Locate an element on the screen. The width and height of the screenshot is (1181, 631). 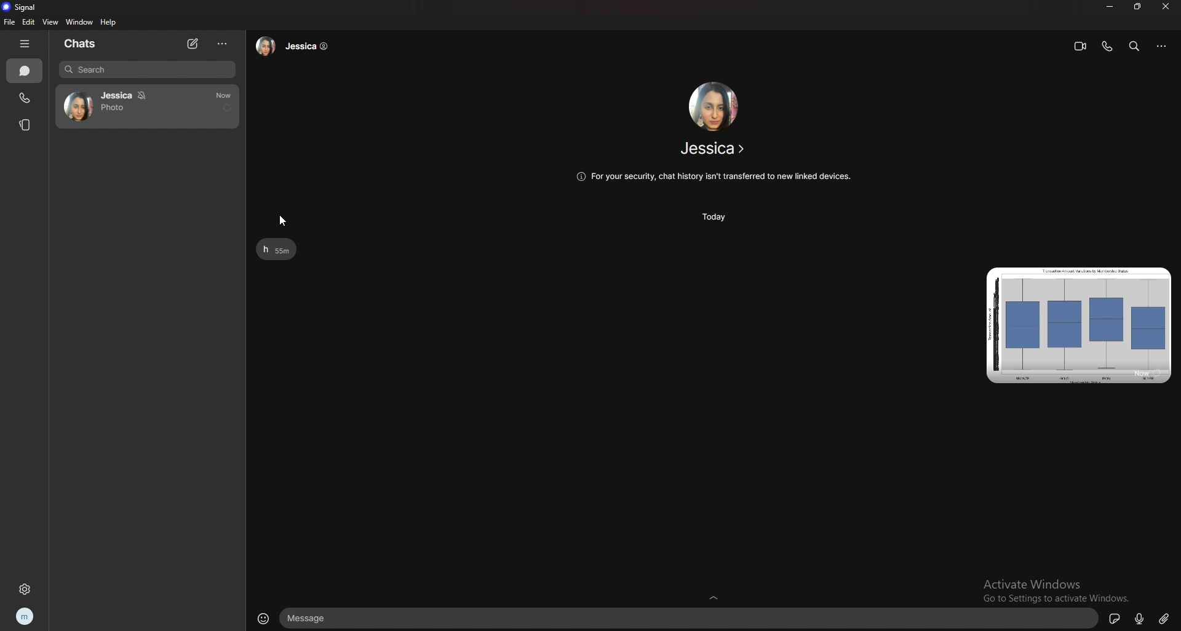
new chat is located at coordinates (193, 44).